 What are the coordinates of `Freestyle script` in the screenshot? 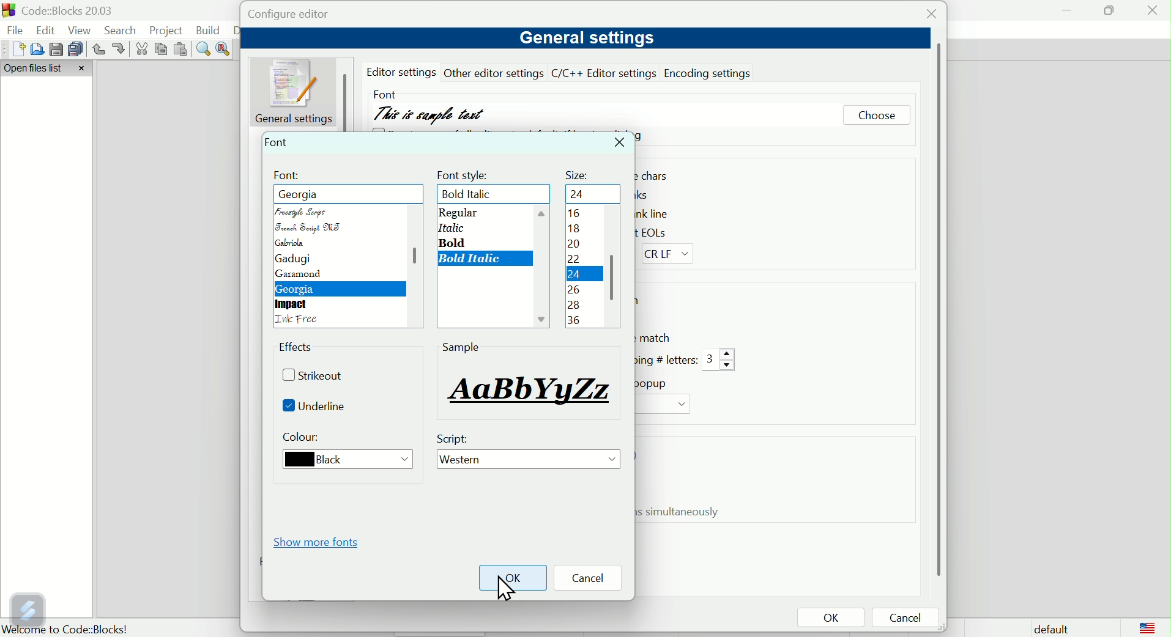 It's located at (316, 194).